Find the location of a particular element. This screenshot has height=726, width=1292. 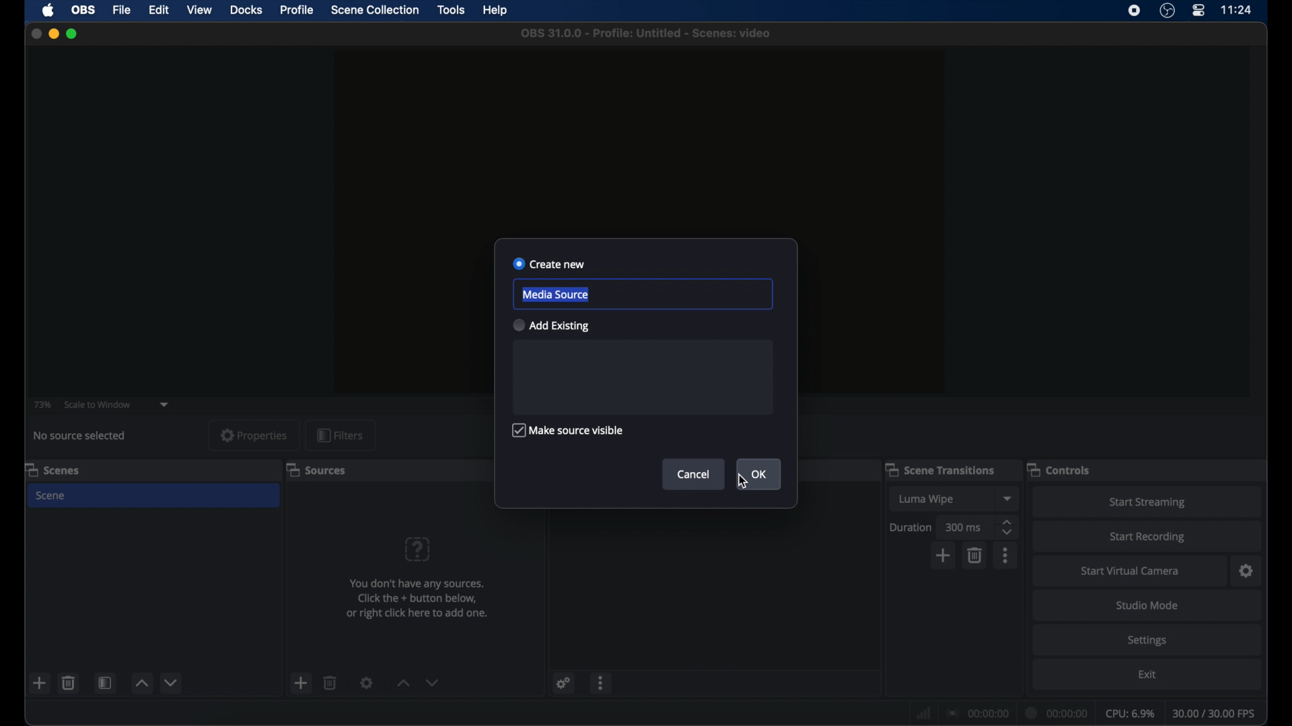

apple icon is located at coordinates (48, 11).